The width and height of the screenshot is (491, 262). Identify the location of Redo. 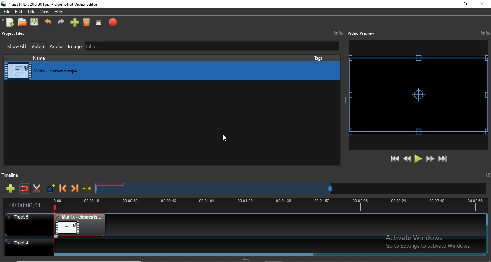
(61, 23).